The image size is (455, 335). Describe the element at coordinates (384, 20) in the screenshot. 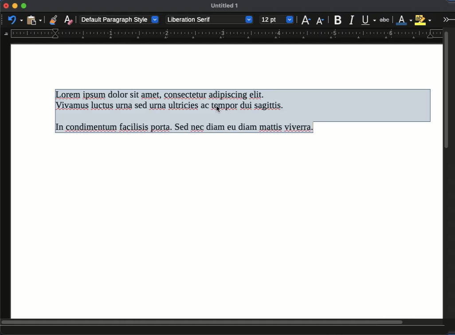

I see `strikethrough` at that location.